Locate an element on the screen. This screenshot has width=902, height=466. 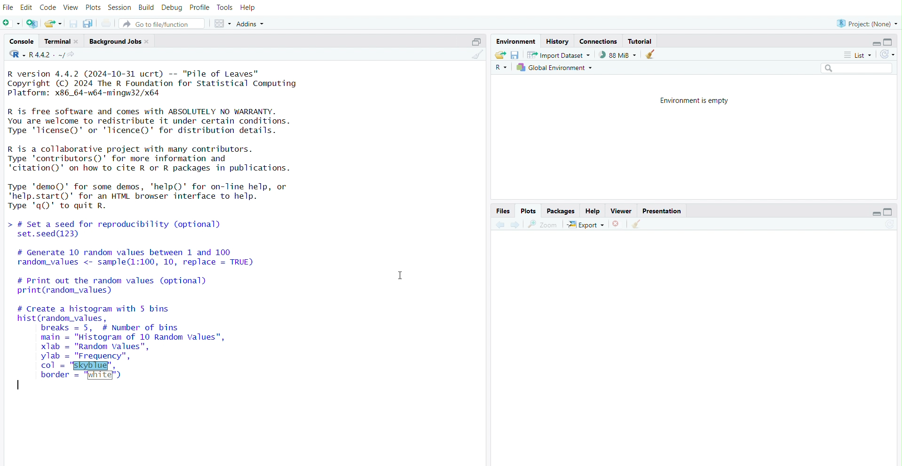
global environment is located at coordinates (558, 68).